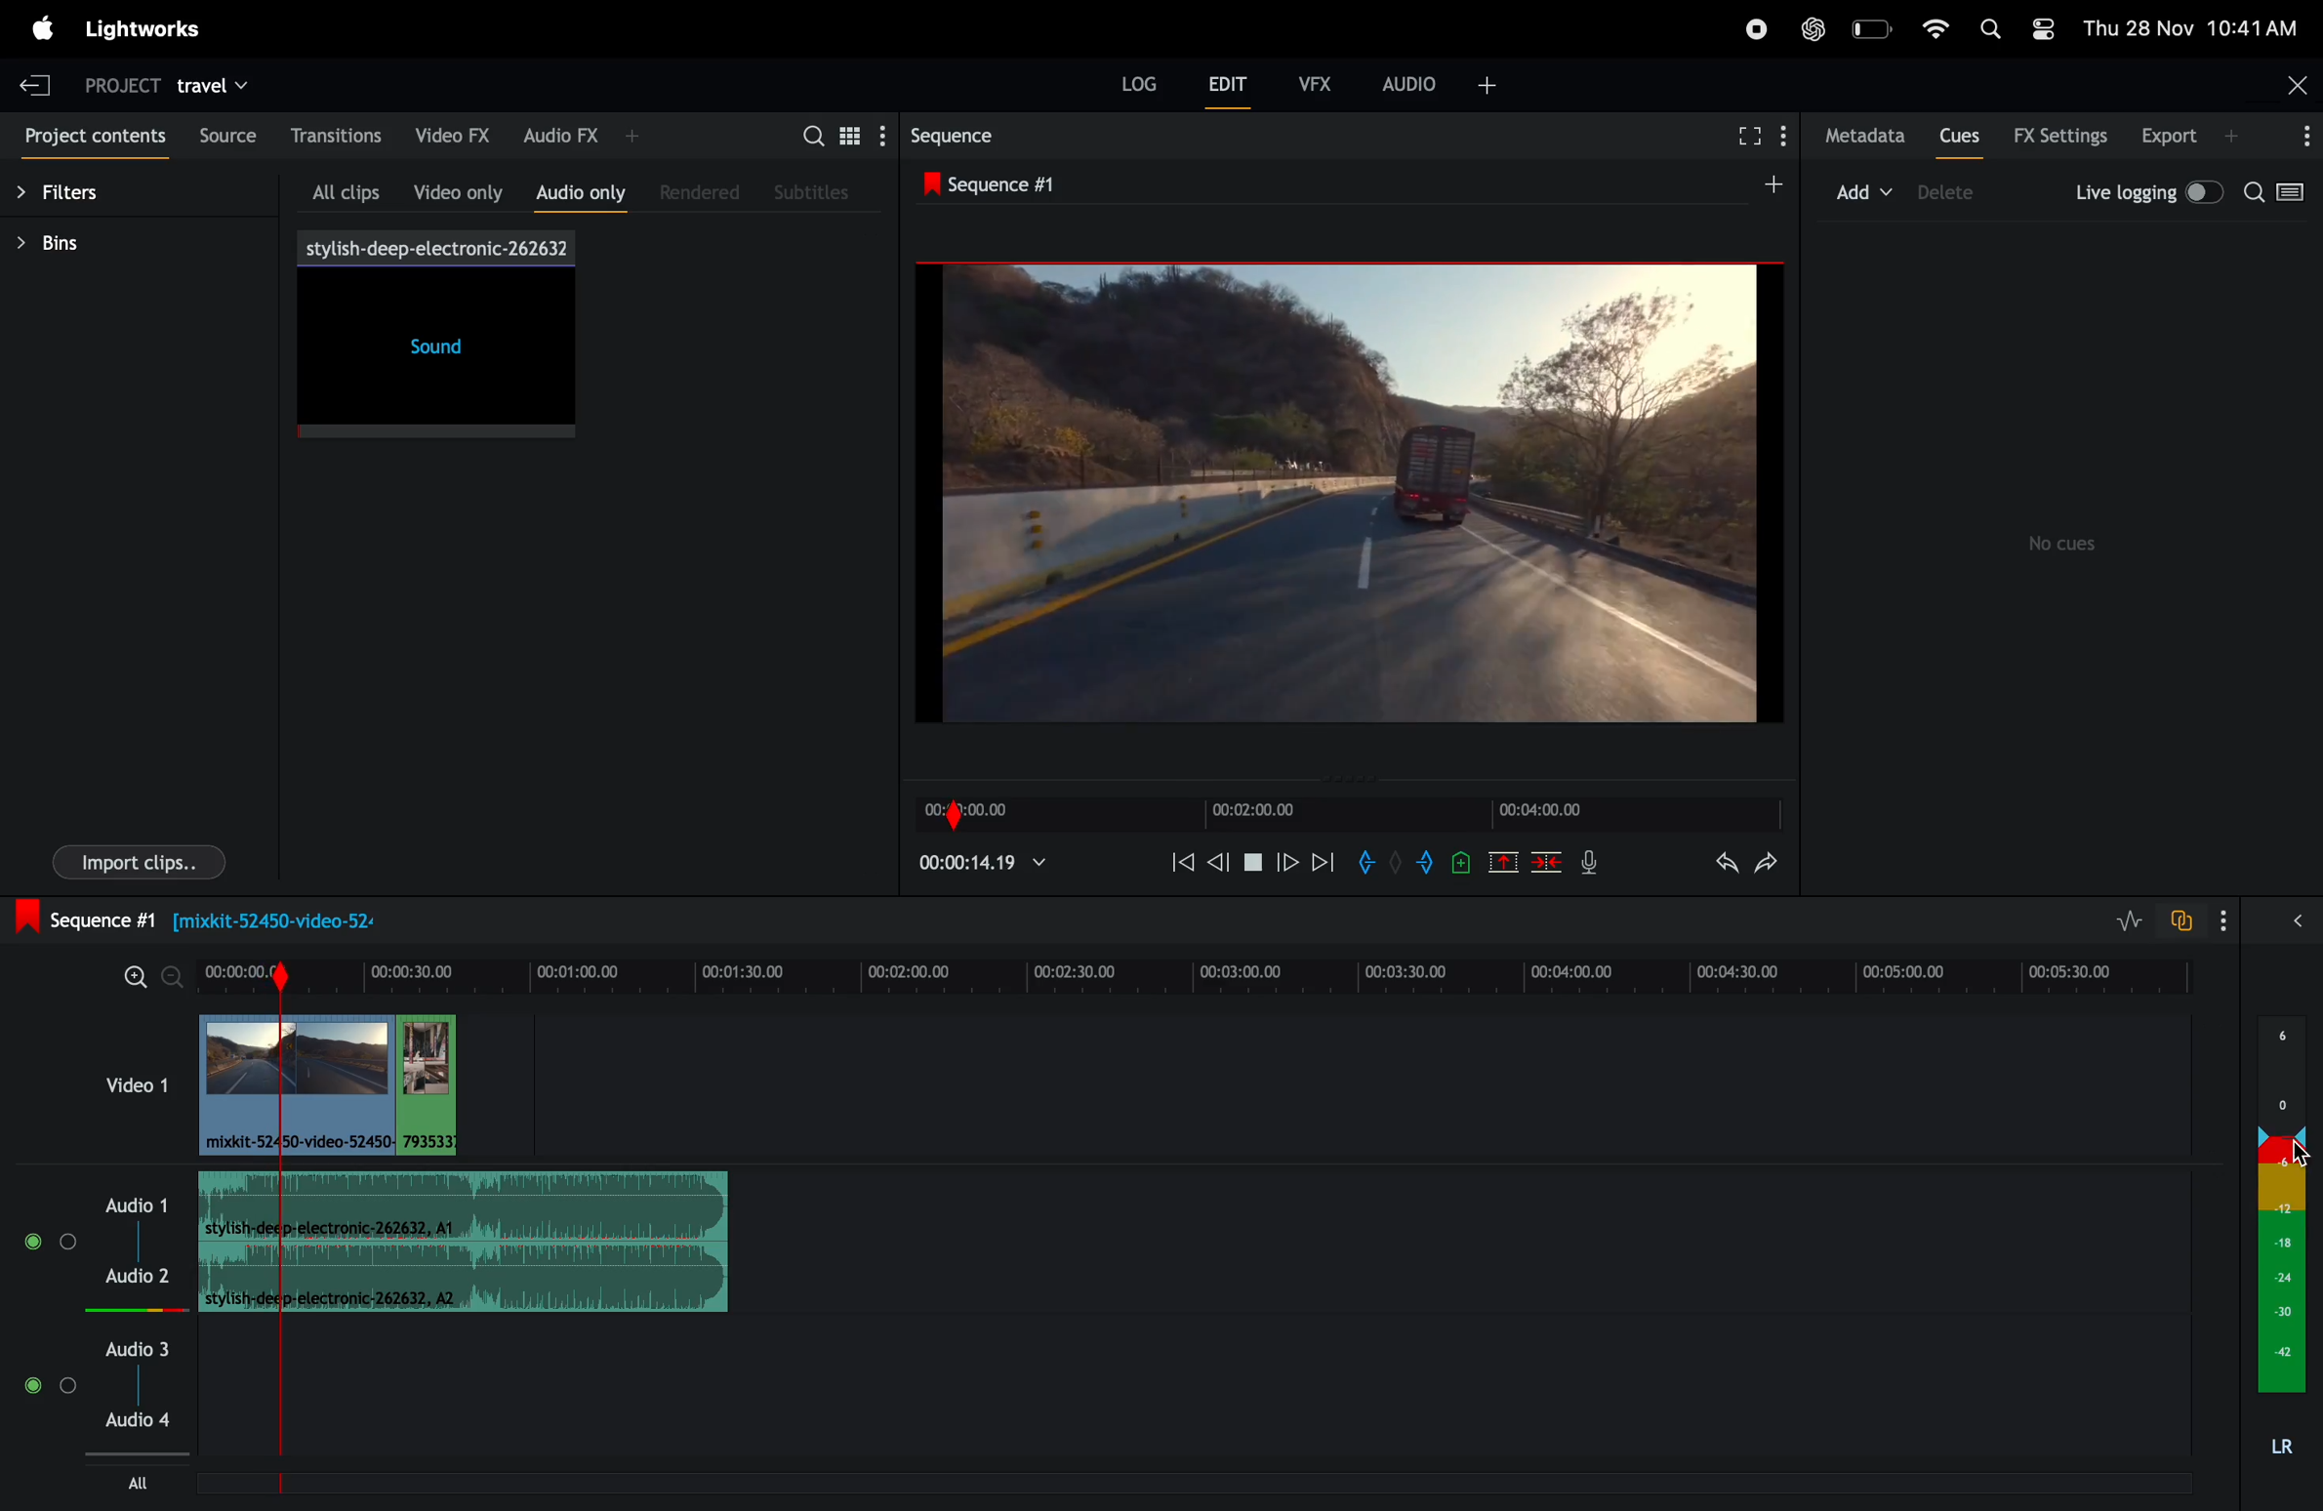 This screenshot has width=2323, height=1511. Describe the element at coordinates (452, 134) in the screenshot. I see `video fx` at that location.